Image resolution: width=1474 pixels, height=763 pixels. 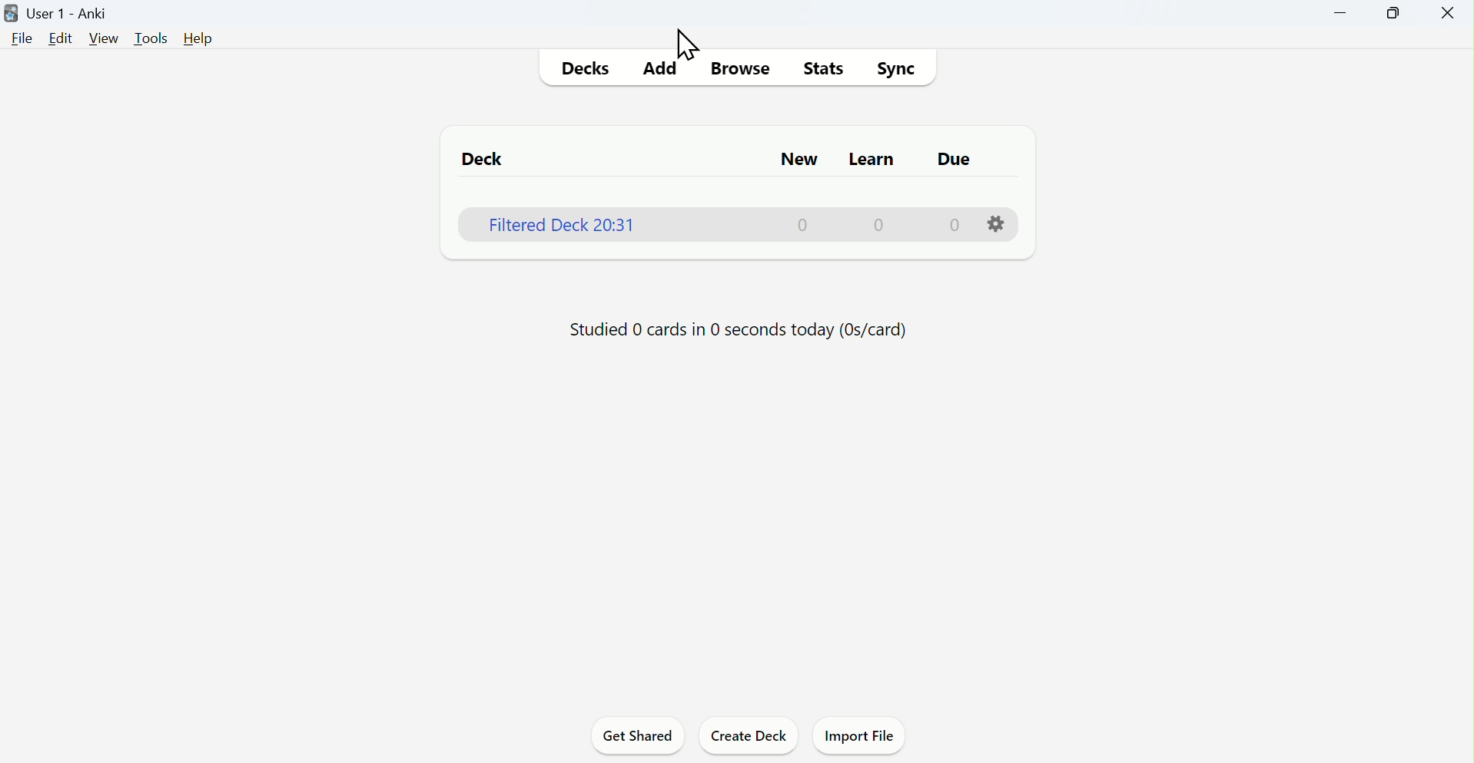 I want to click on Deck, so click(x=490, y=159).